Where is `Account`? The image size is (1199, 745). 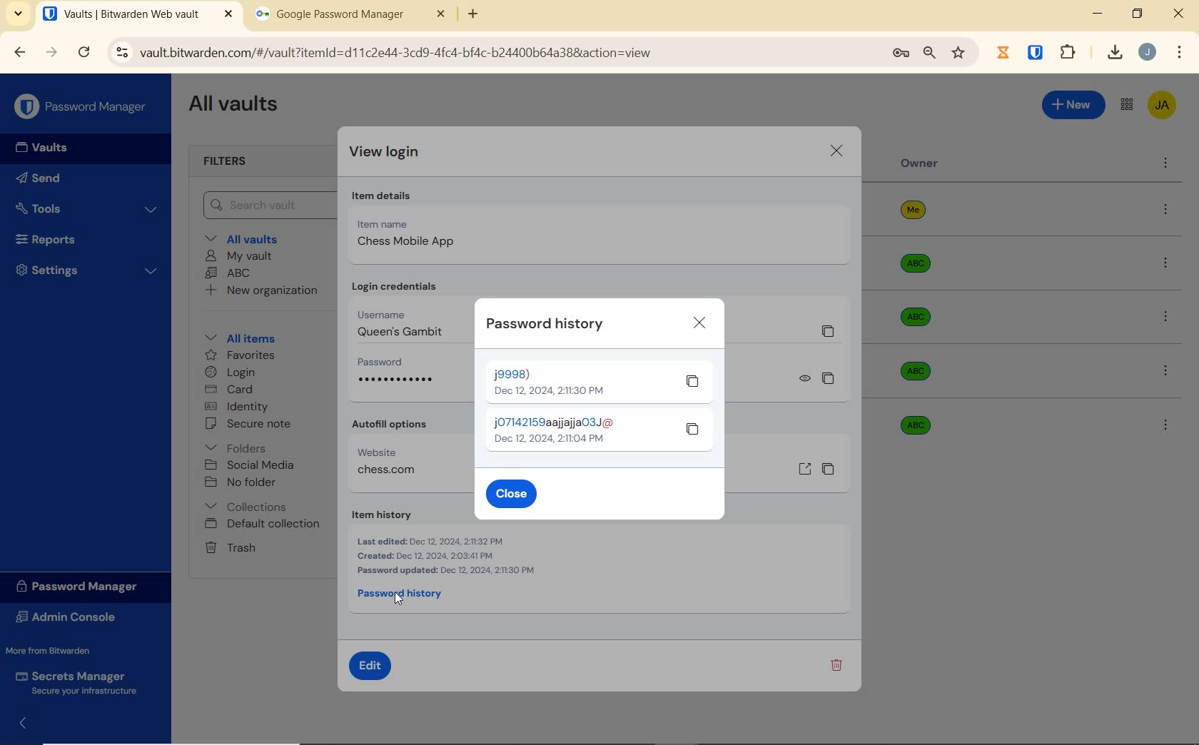
Account is located at coordinates (1150, 53).